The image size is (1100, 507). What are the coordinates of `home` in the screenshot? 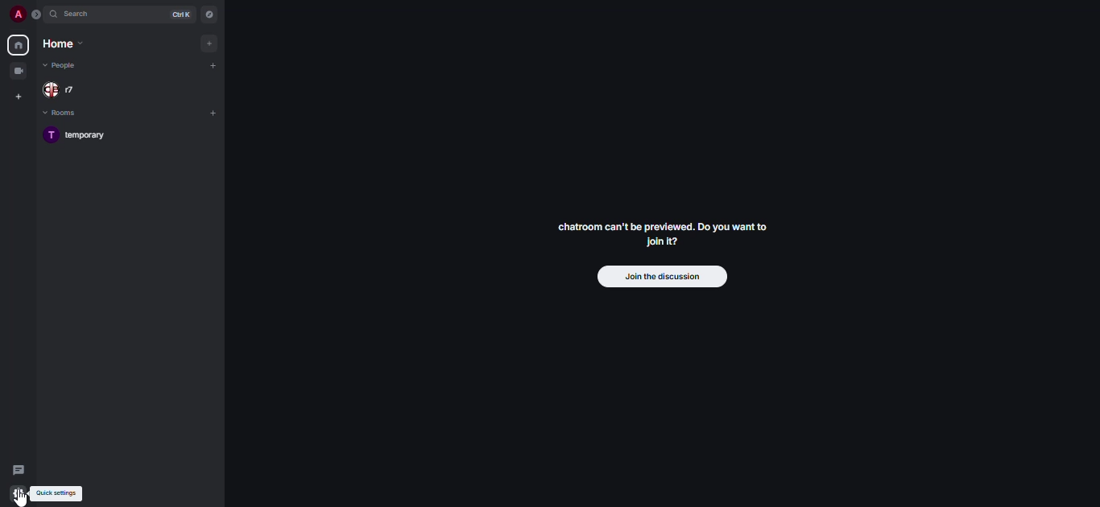 It's located at (63, 46).